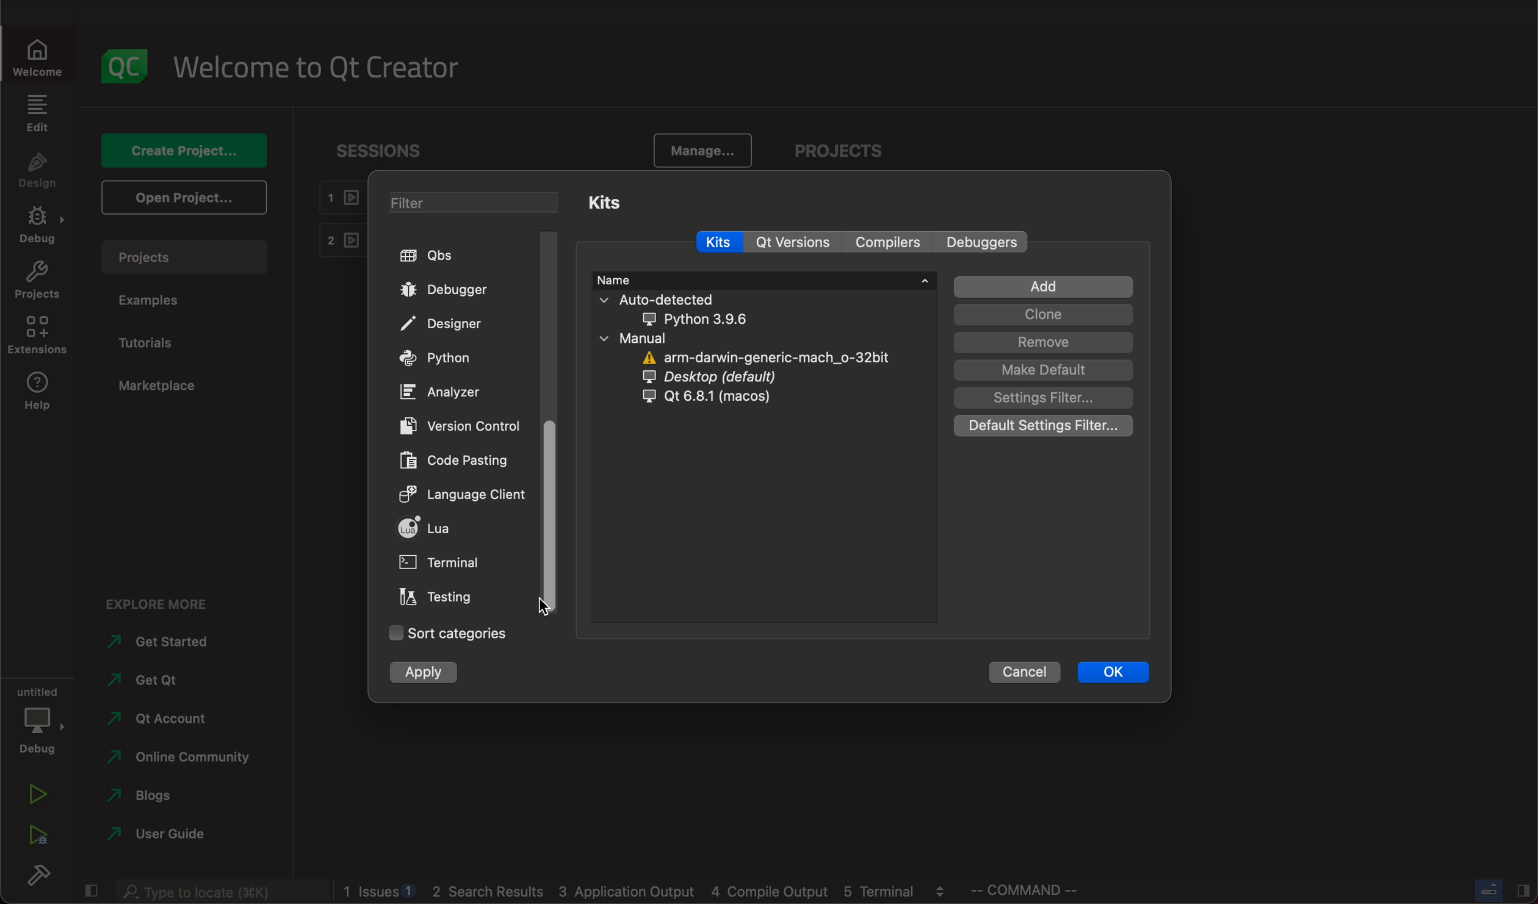  What do you see at coordinates (982, 241) in the screenshot?
I see `` at bounding box center [982, 241].